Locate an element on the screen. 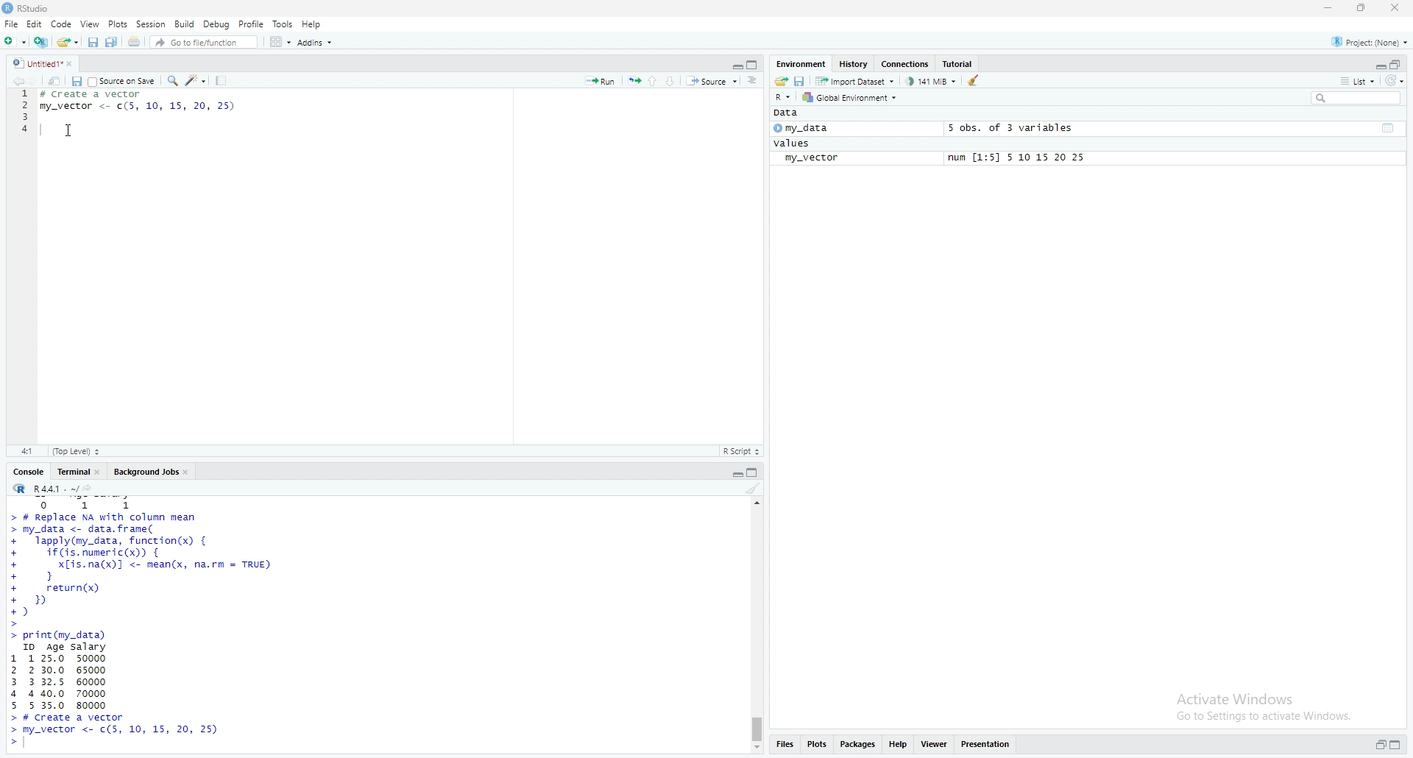  Go to file/function is located at coordinates (202, 43).